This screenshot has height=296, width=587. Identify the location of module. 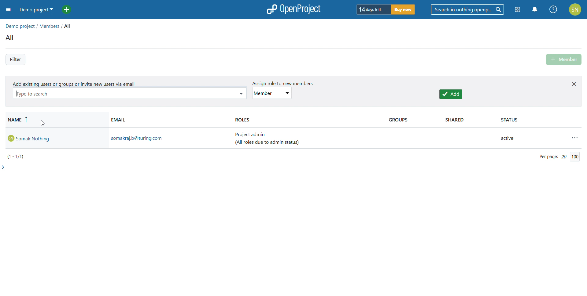
(517, 10).